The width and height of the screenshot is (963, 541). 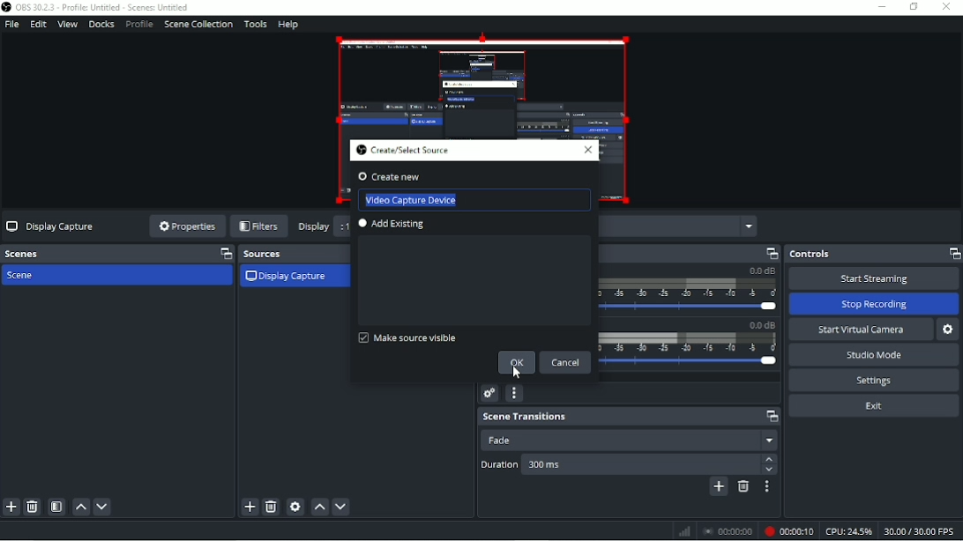 I want to click on View, so click(x=66, y=24).